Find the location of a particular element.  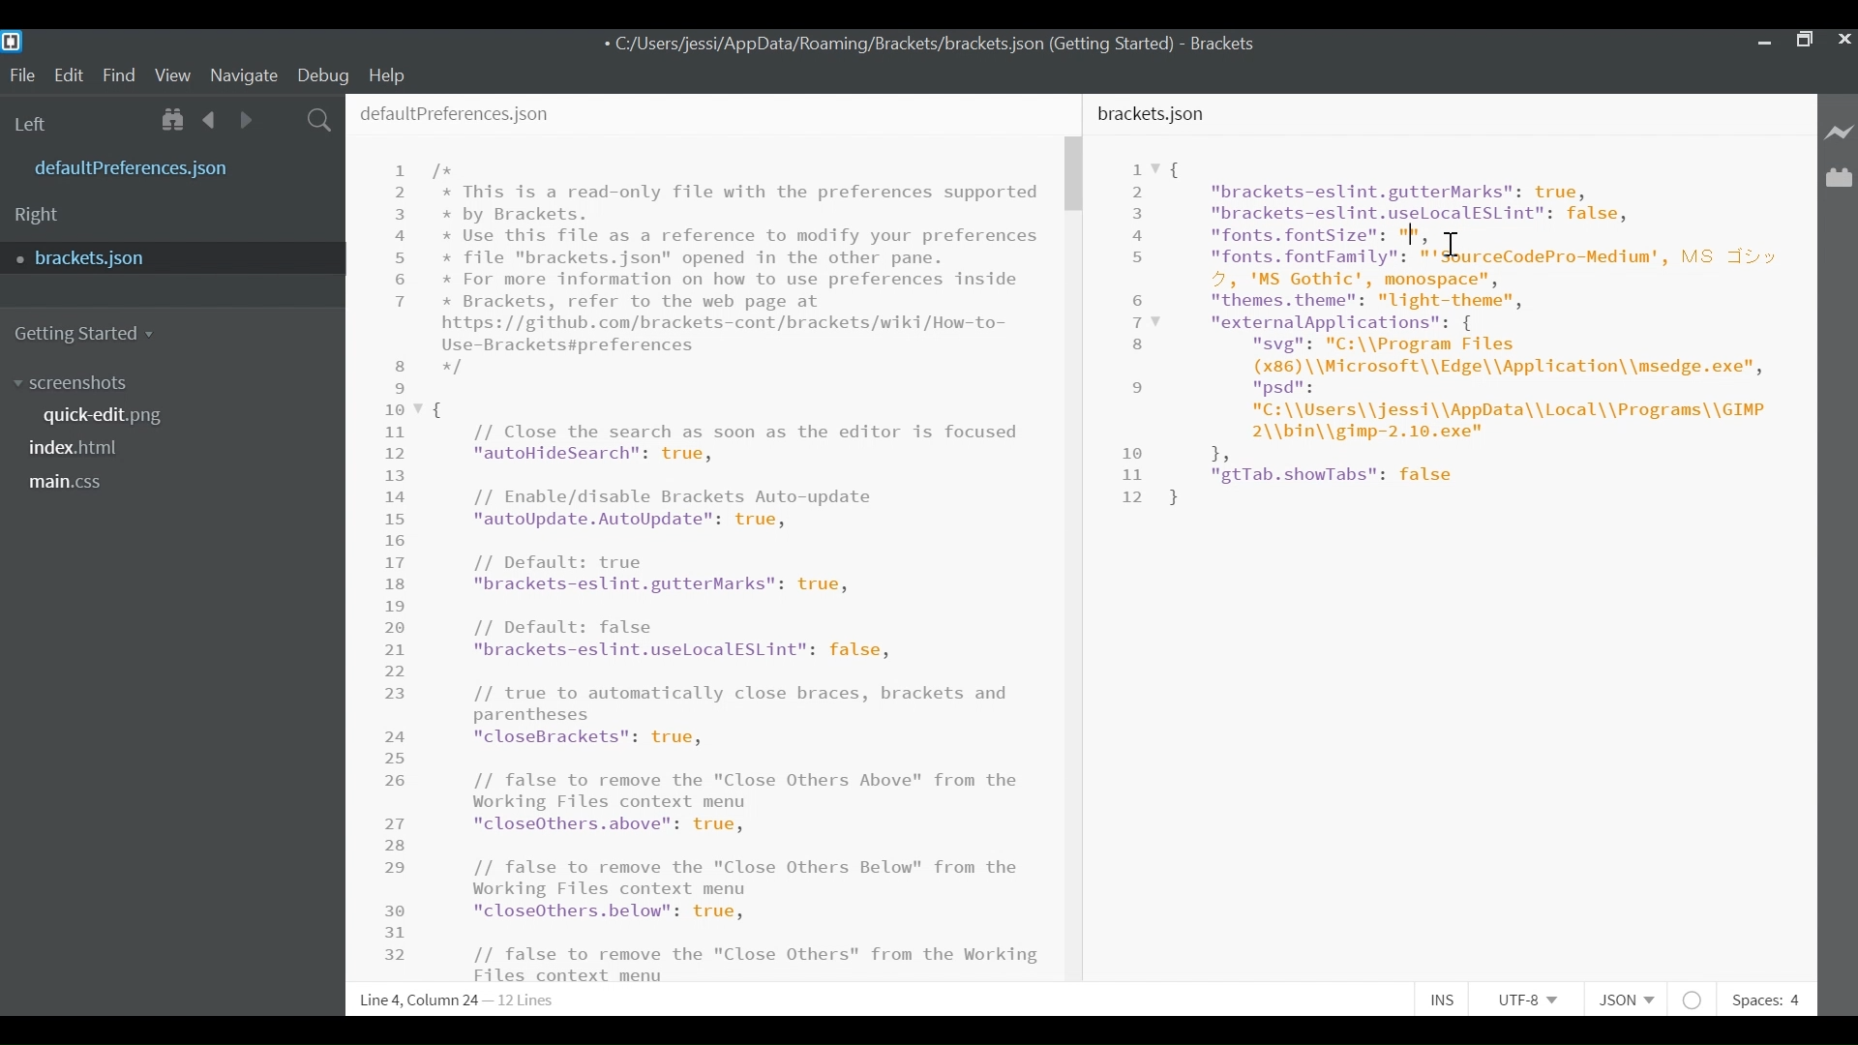

Live Preview is located at coordinates (1840, 134).